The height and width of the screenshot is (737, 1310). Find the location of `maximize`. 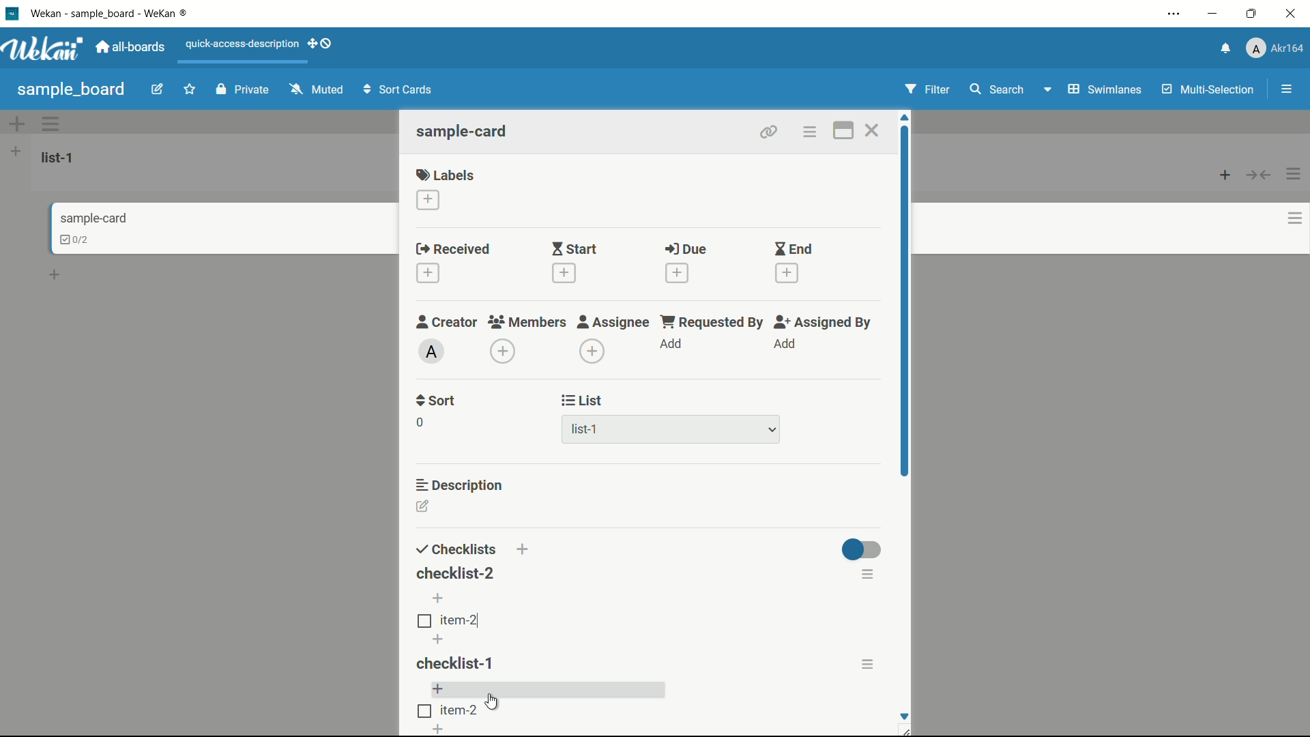

maximize is located at coordinates (1253, 14).